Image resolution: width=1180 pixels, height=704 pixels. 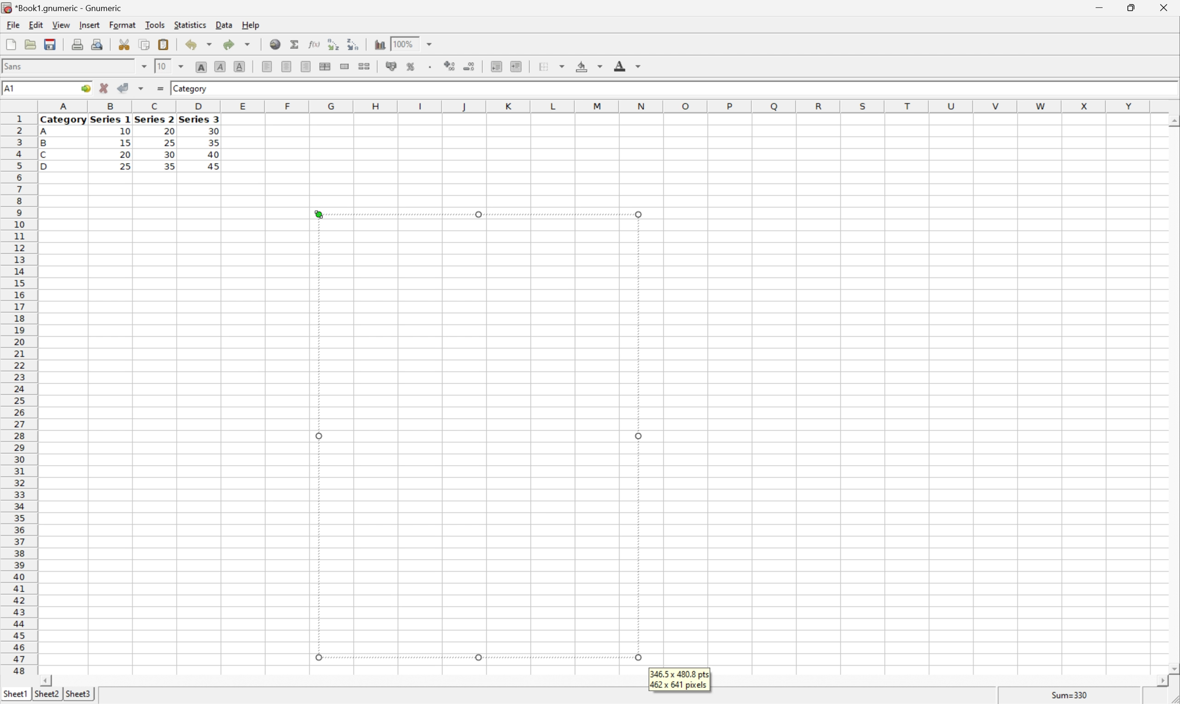 What do you see at coordinates (111, 120) in the screenshot?
I see `Series 1` at bounding box center [111, 120].